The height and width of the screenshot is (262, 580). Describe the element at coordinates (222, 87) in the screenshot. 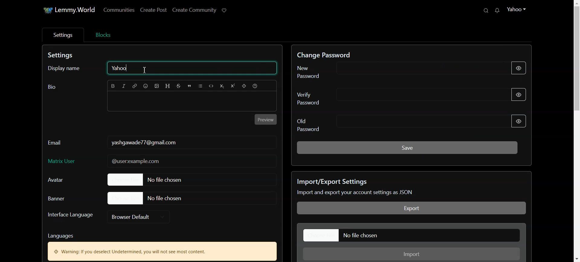

I see `Subscript` at that location.